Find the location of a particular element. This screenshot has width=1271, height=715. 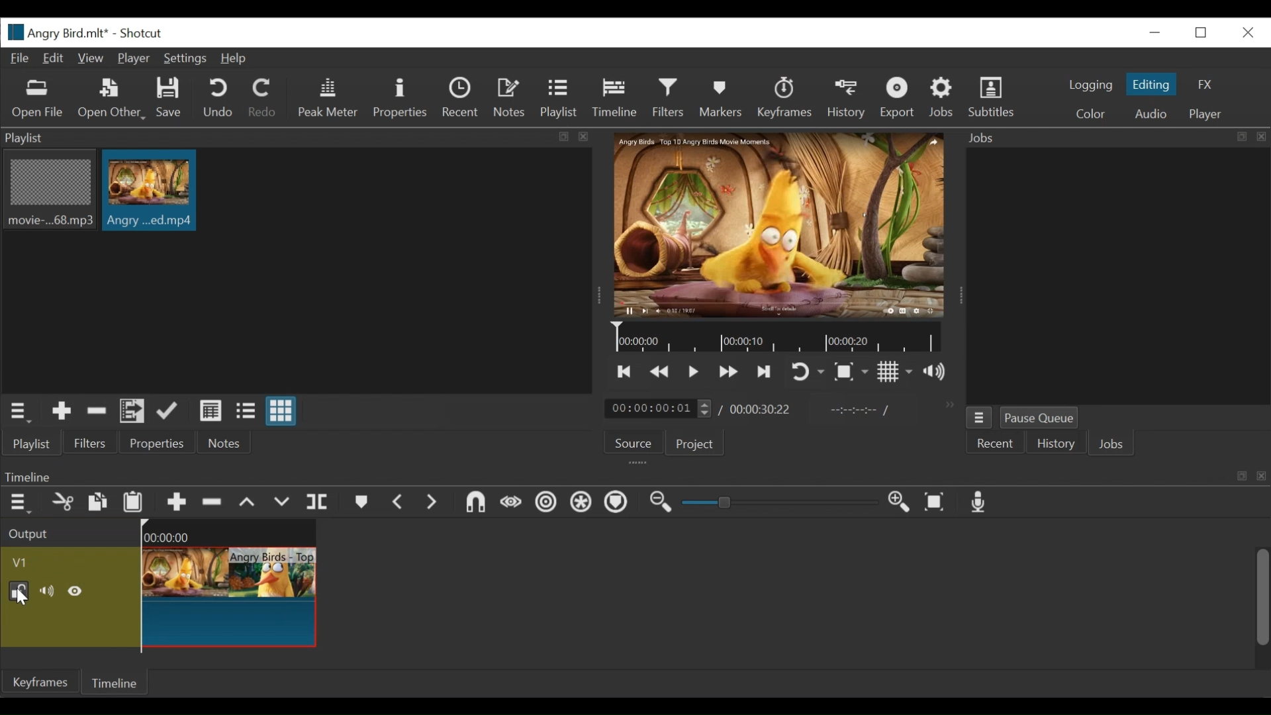

Media Viewer is located at coordinates (775, 226).